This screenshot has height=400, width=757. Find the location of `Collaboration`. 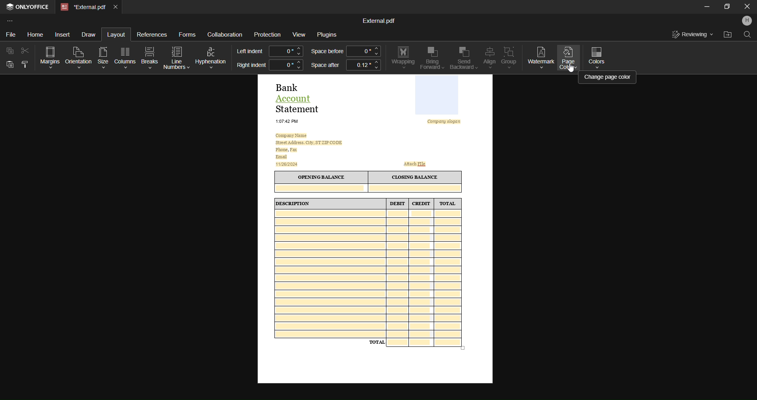

Collaboration is located at coordinates (225, 33).